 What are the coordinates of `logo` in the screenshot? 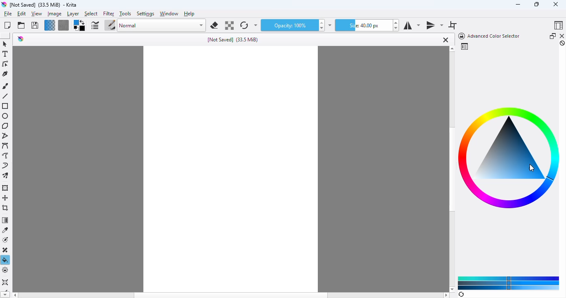 It's located at (21, 39).